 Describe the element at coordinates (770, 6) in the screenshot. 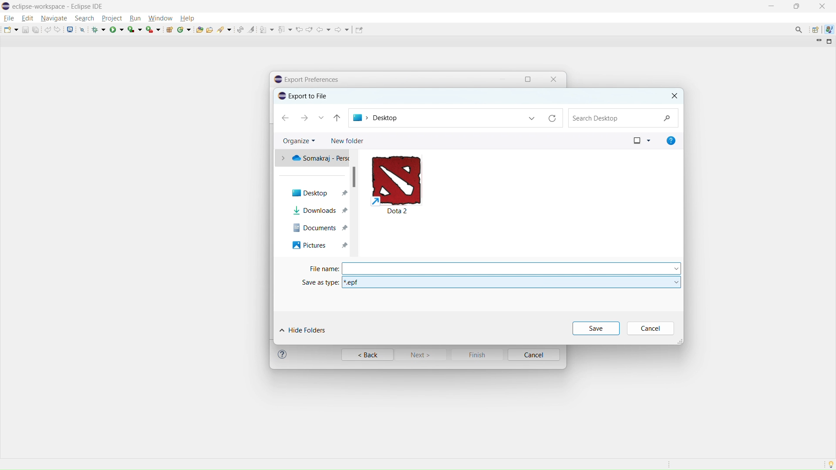

I see `minimize` at that location.